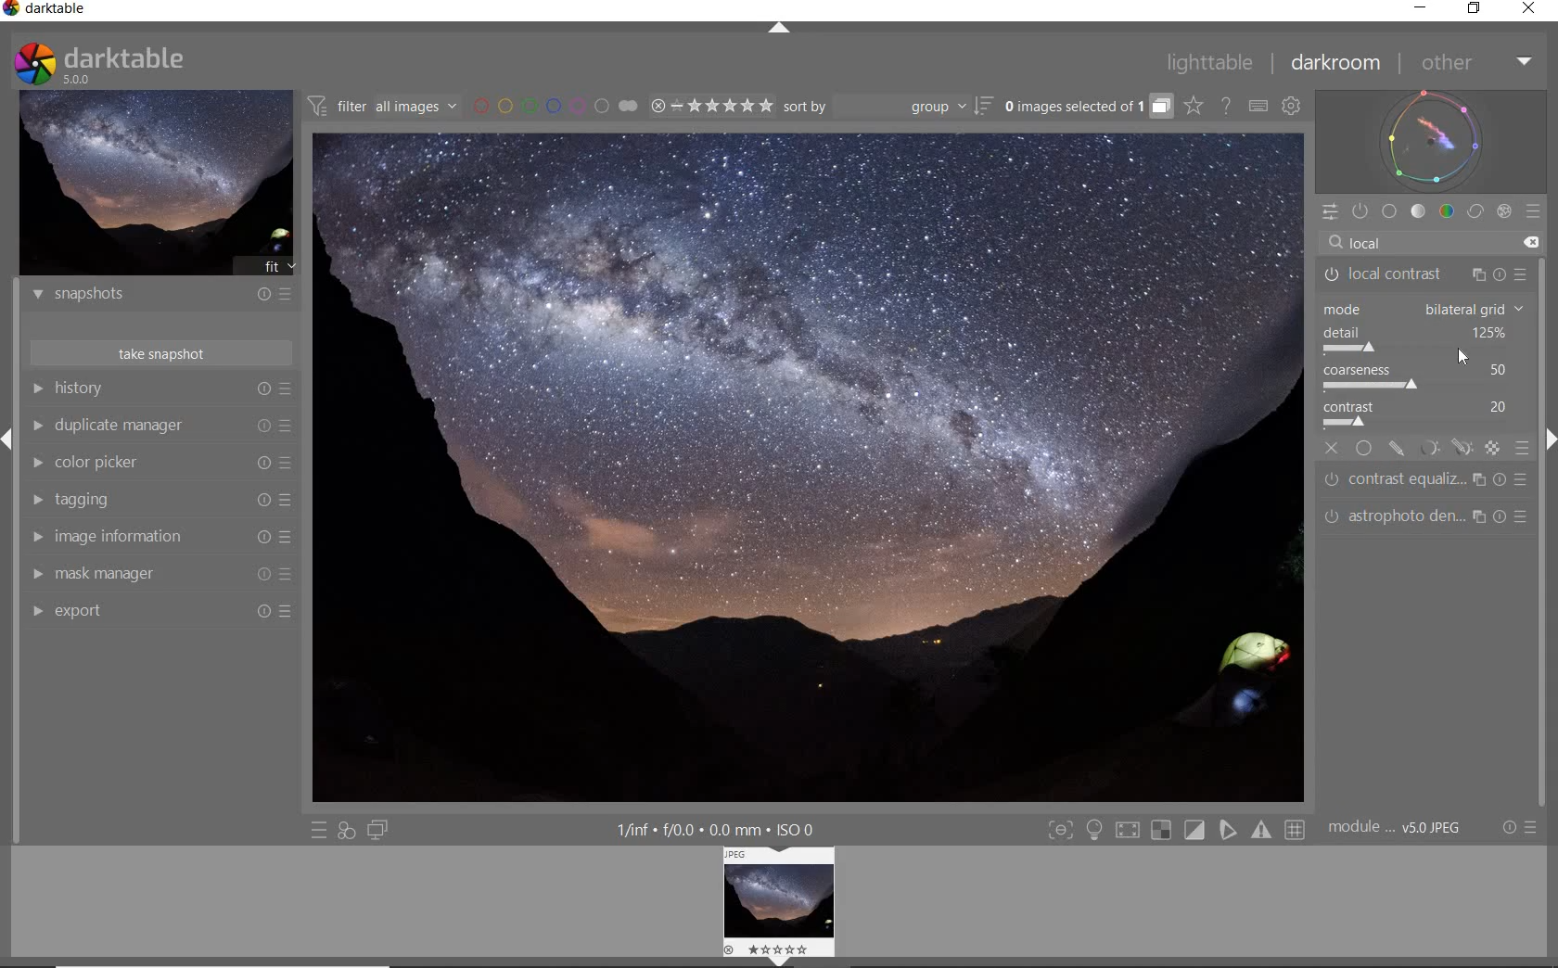 This screenshot has width=1558, height=968. What do you see at coordinates (162, 354) in the screenshot?
I see `TAKE SNAPSHOTS` at bounding box center [162, 354].